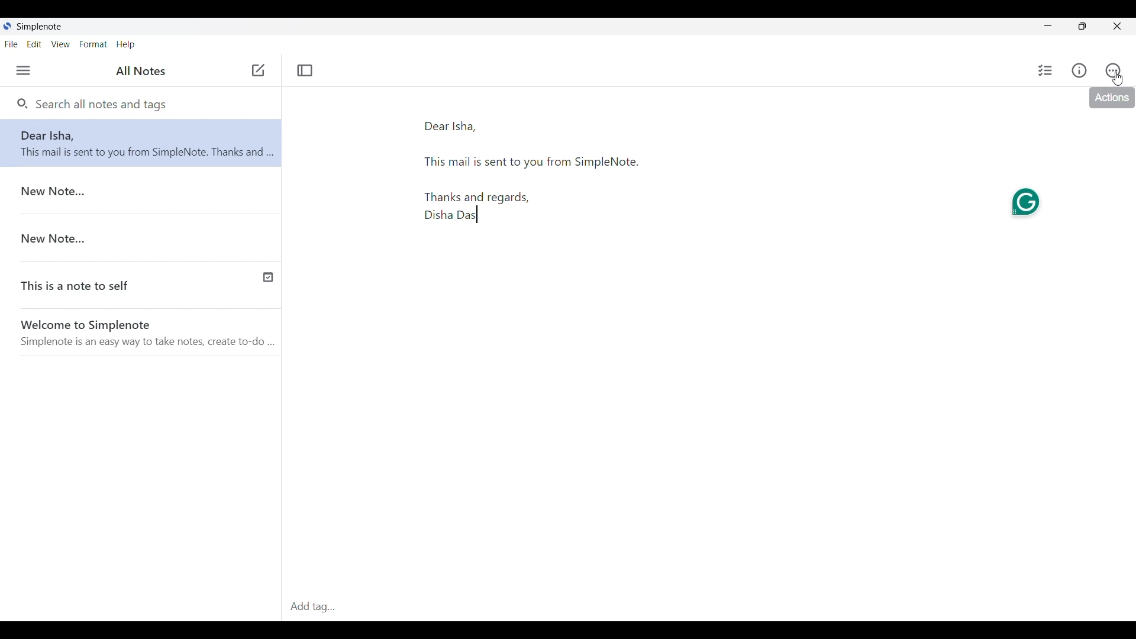 This screenshot has height=639, width=1136. Describe the element at coordinates (126, 44) in the screenshot. I see `Help` at that location.